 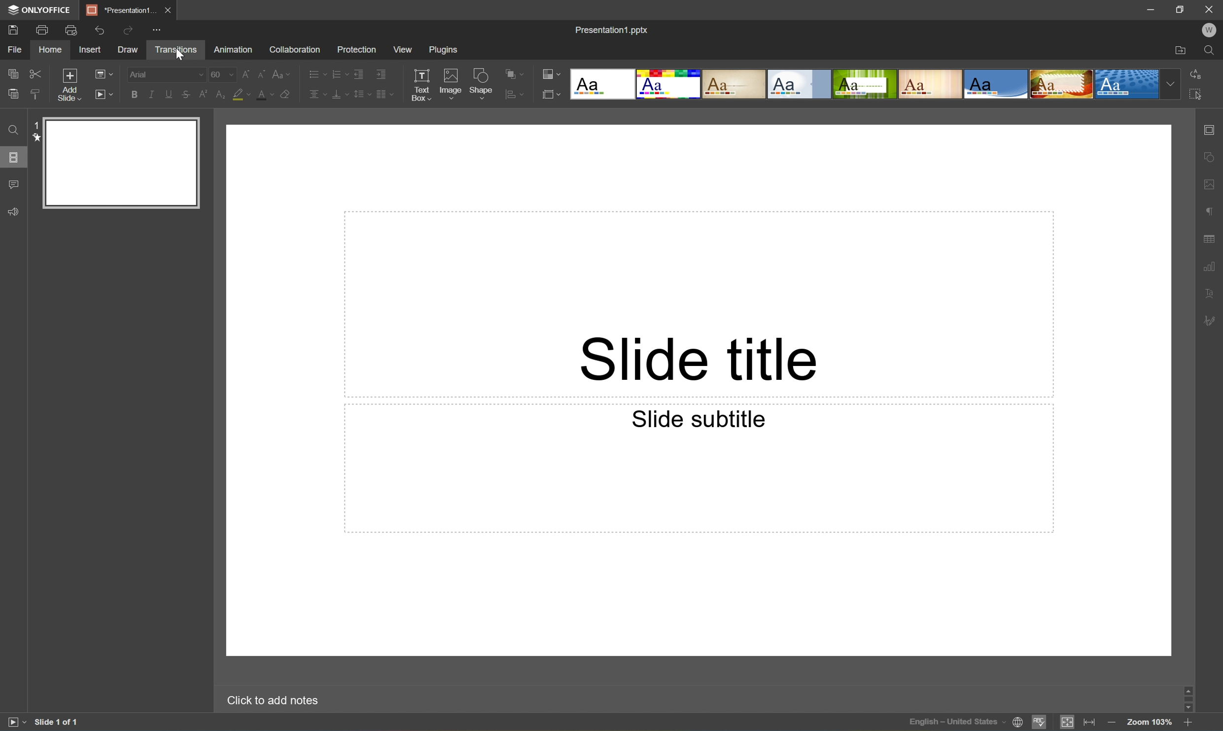 What do you see at coordinates (41, 10) in the screenshot?
I see `ONLYOFFICE` at bounding box center [41, 10].